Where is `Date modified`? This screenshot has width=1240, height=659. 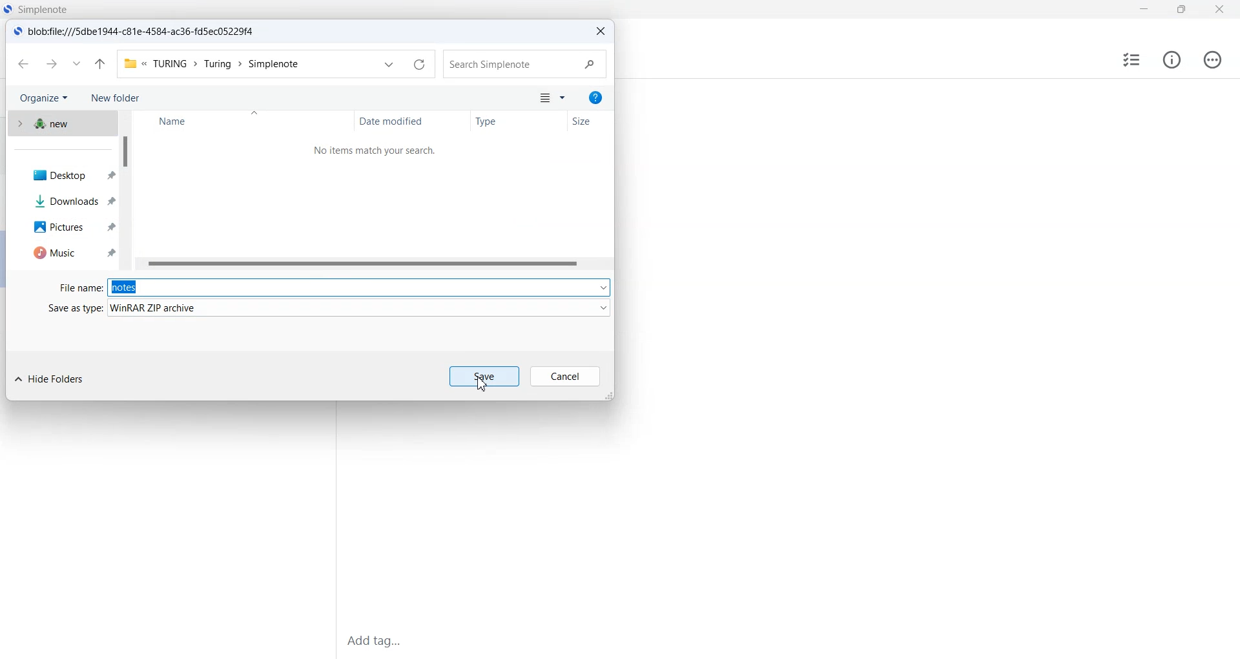
Date modified is located at coordinates (413, 121).